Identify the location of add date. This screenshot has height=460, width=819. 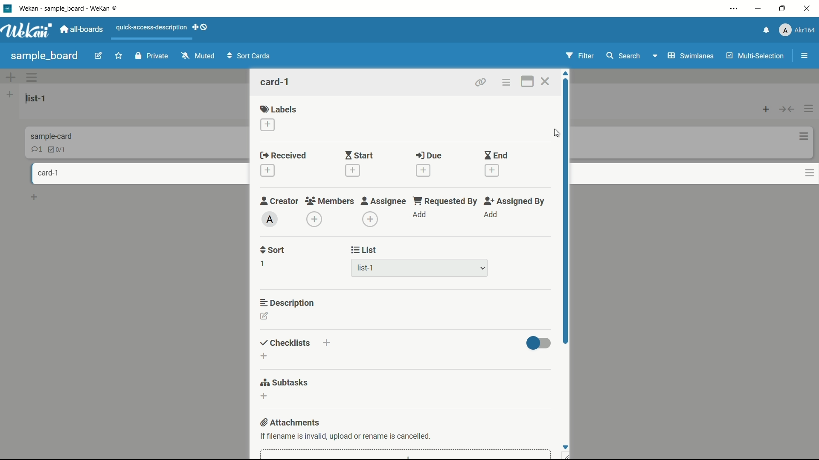
(493, 170).